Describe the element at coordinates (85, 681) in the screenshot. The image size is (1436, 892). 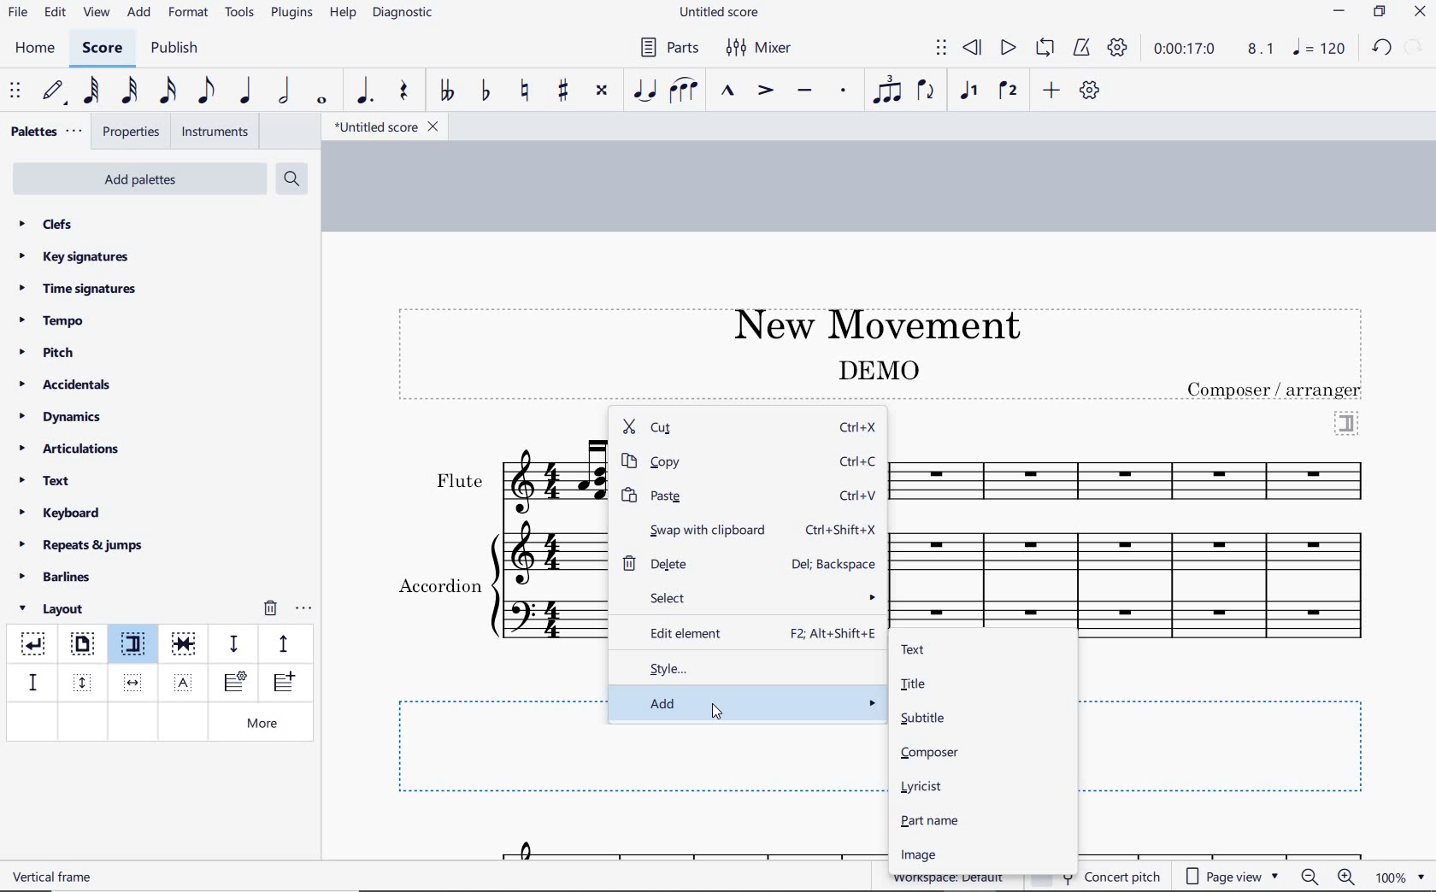
I see `insert vertical frame` at that location.